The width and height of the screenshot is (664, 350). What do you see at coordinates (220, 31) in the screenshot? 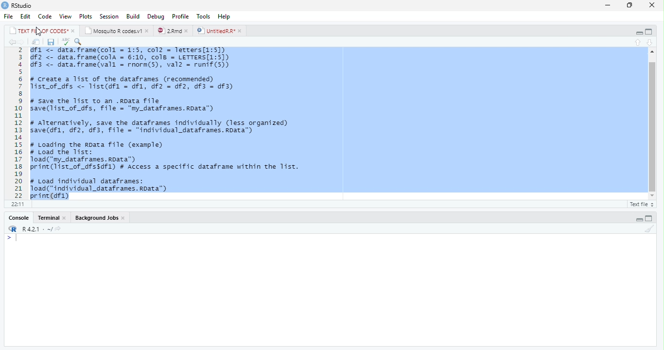
I see `UntitiedR.R` at bounding box center [220, 31].